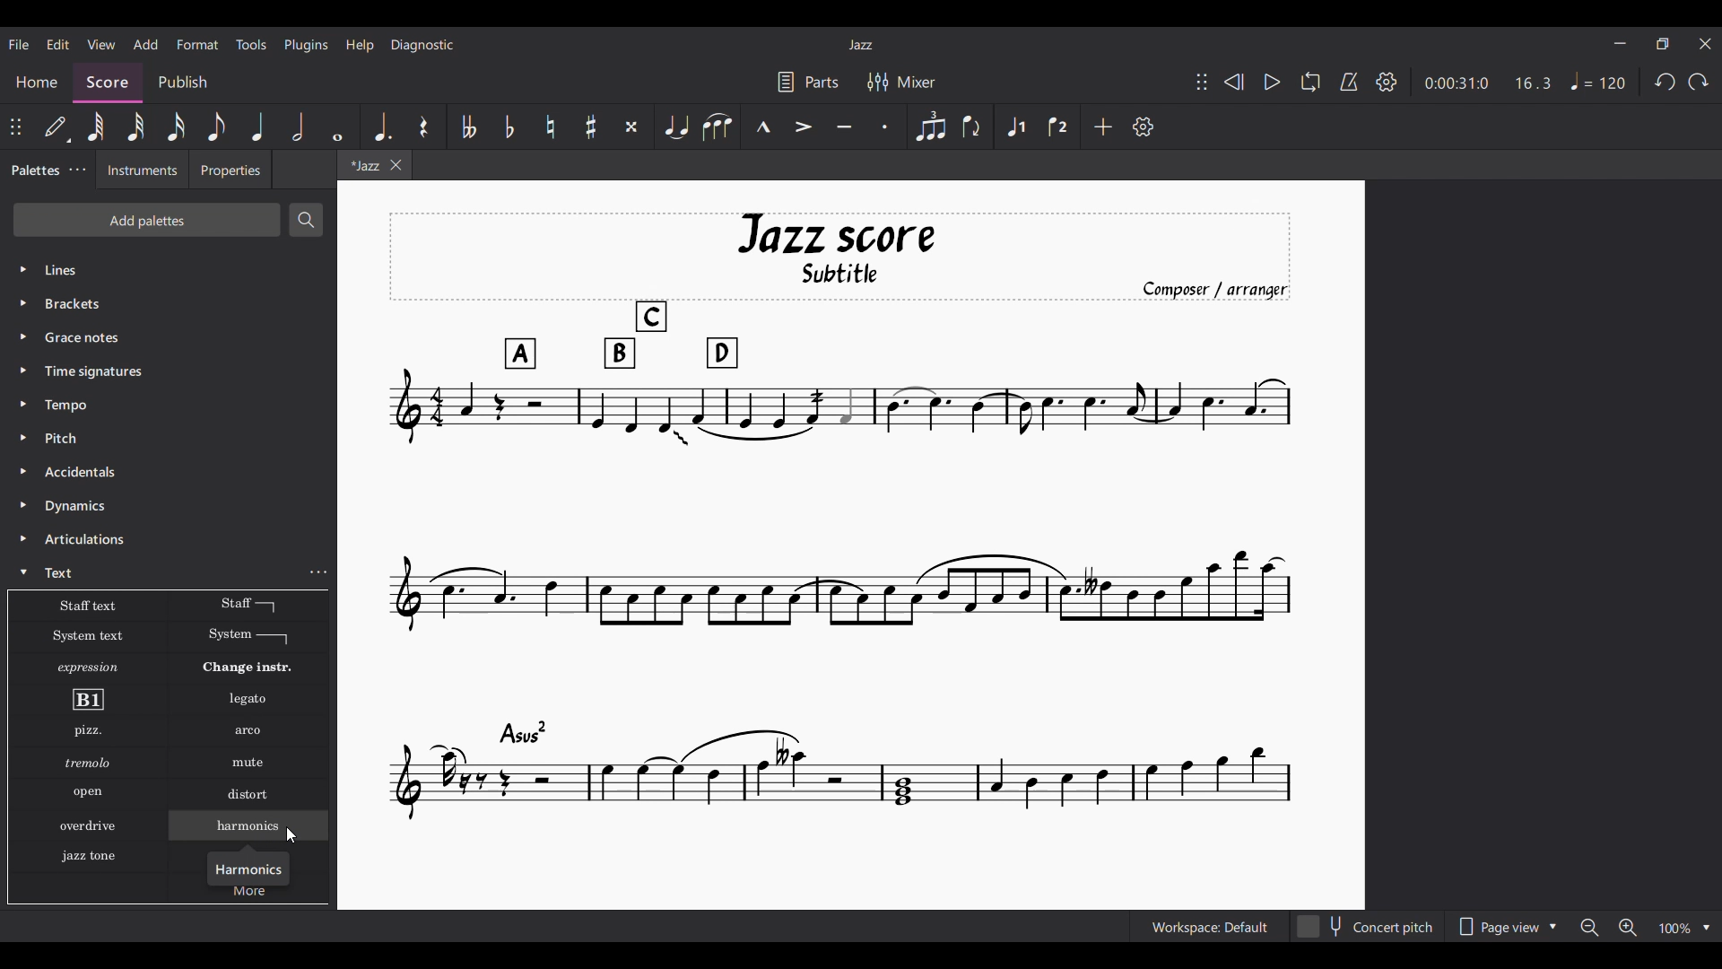  I want to click on Accidents, so click(84, 472).